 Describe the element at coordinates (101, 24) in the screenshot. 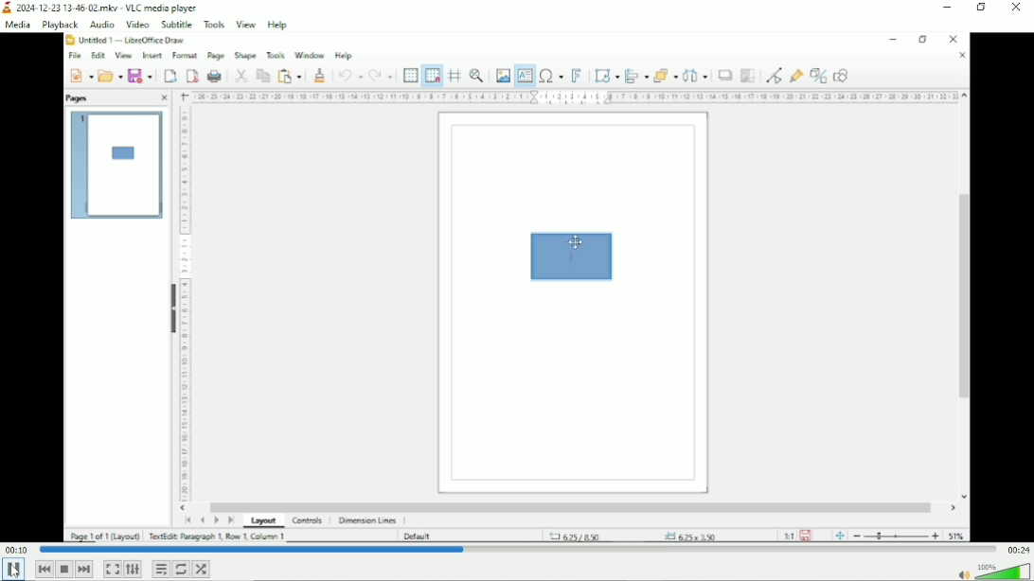

I see `Audio` at that location.